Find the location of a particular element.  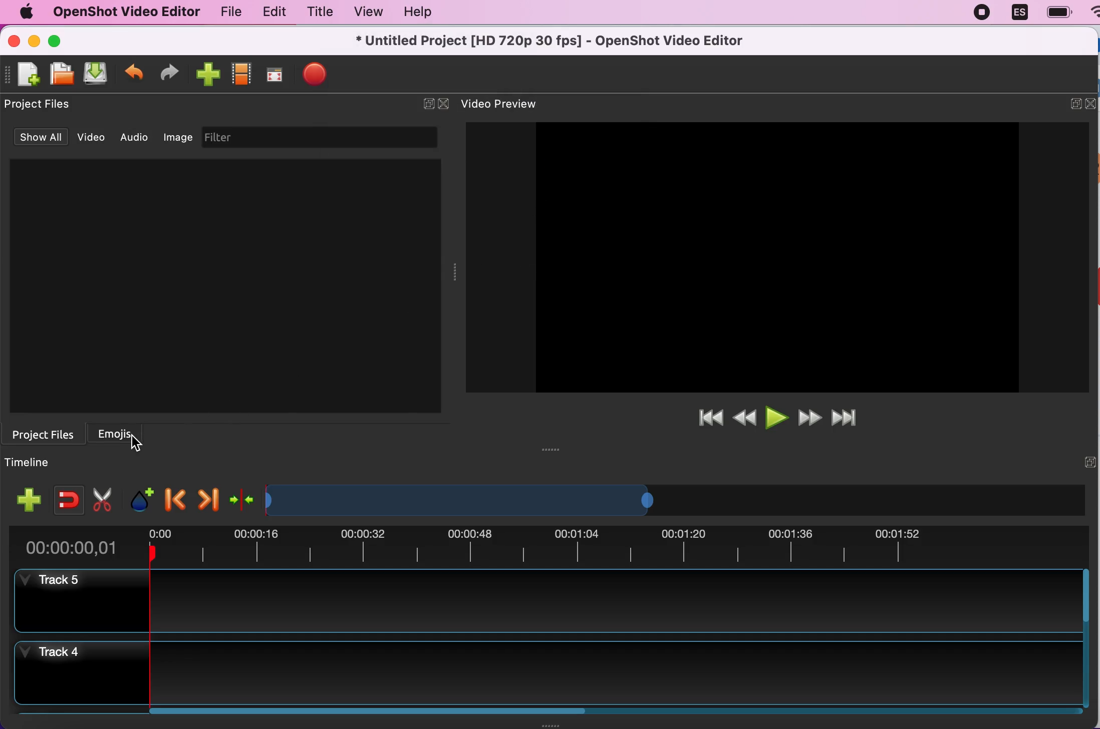

recording stopped is located at coordinates (978, 12).